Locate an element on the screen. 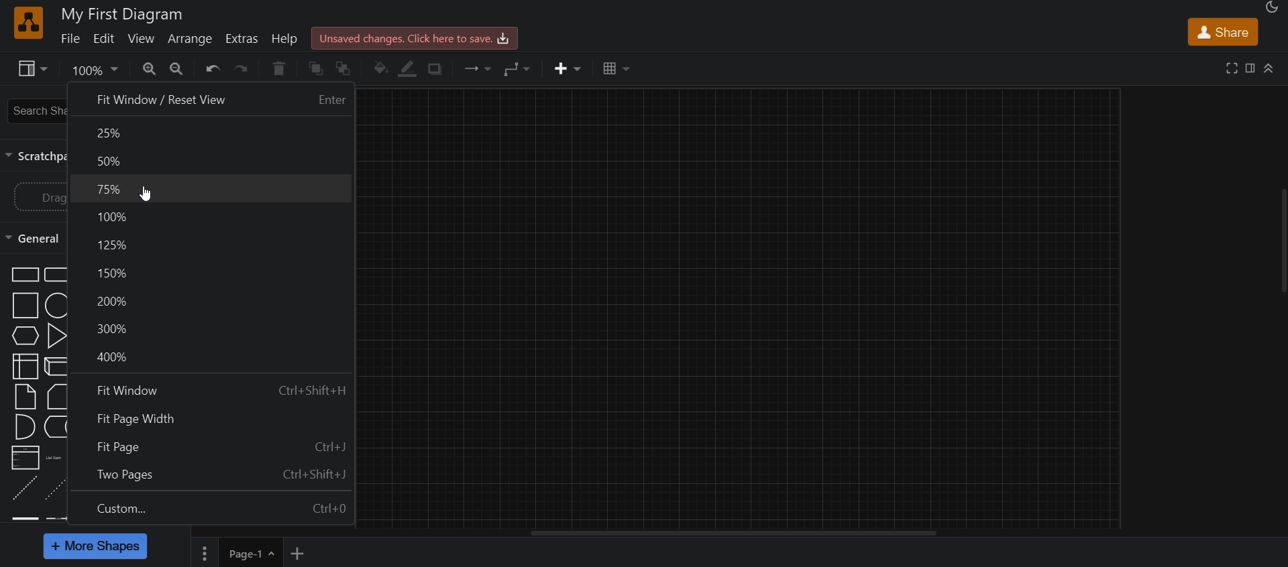  300% is located at coordinates (214, 328).